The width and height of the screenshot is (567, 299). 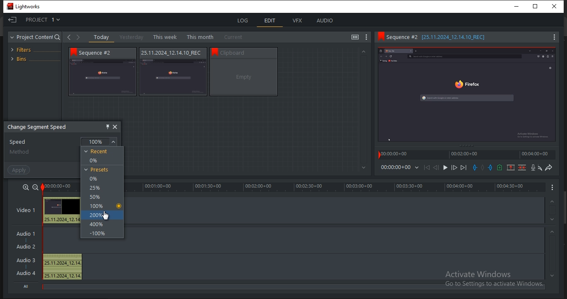 I want to click on Play, so click(x=445, y=168).